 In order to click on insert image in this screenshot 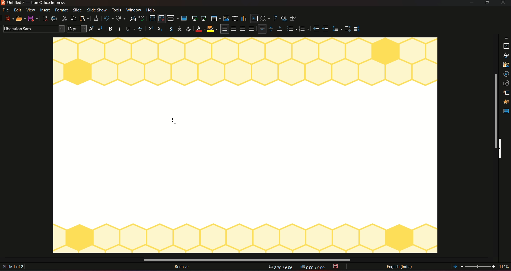, I will do `click(226, 18)`.